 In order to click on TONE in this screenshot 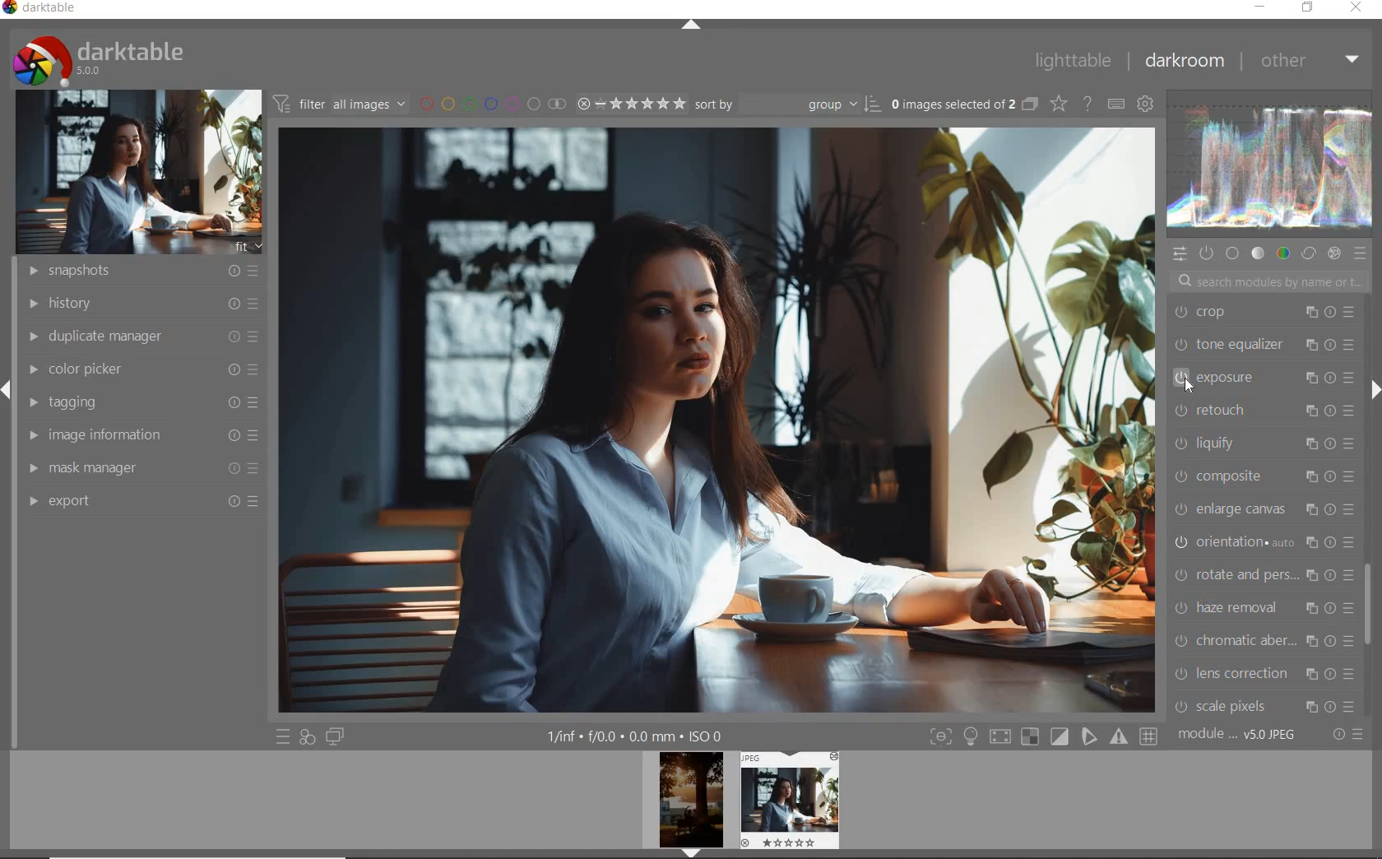, I will do `click(1258, 253)`.